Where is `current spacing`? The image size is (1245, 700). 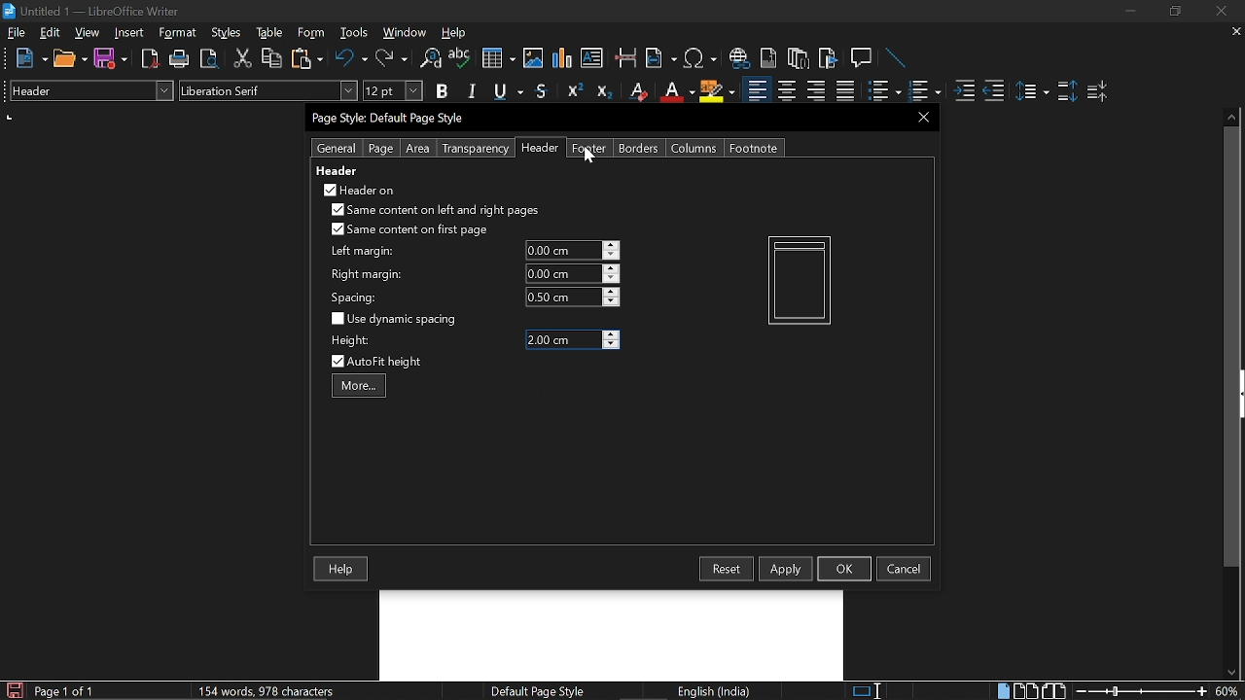 current spacing is located at coordinates (562, 297).